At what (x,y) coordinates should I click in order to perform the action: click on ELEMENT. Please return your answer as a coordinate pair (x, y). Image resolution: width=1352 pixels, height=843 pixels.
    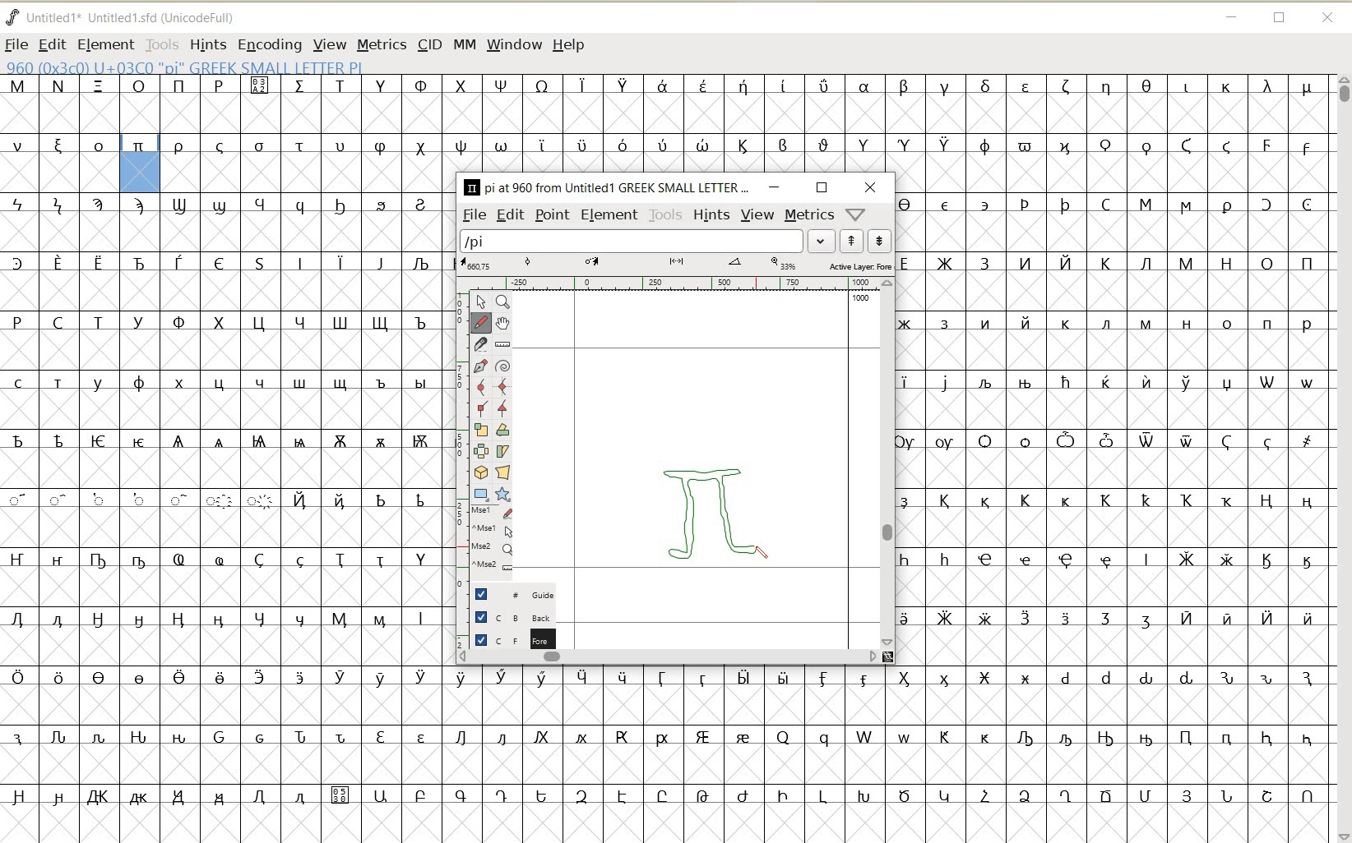
    Looking at the image, I should click on (105, 44).